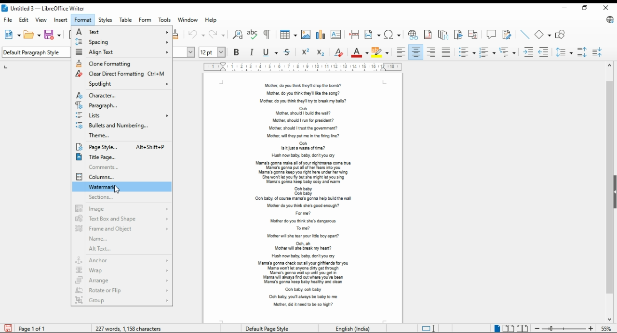 The image size is (617, 333). What do you see at coordinates (565, 8) in the screenshot?
I see `minimize` at bounding box center [565, 8].